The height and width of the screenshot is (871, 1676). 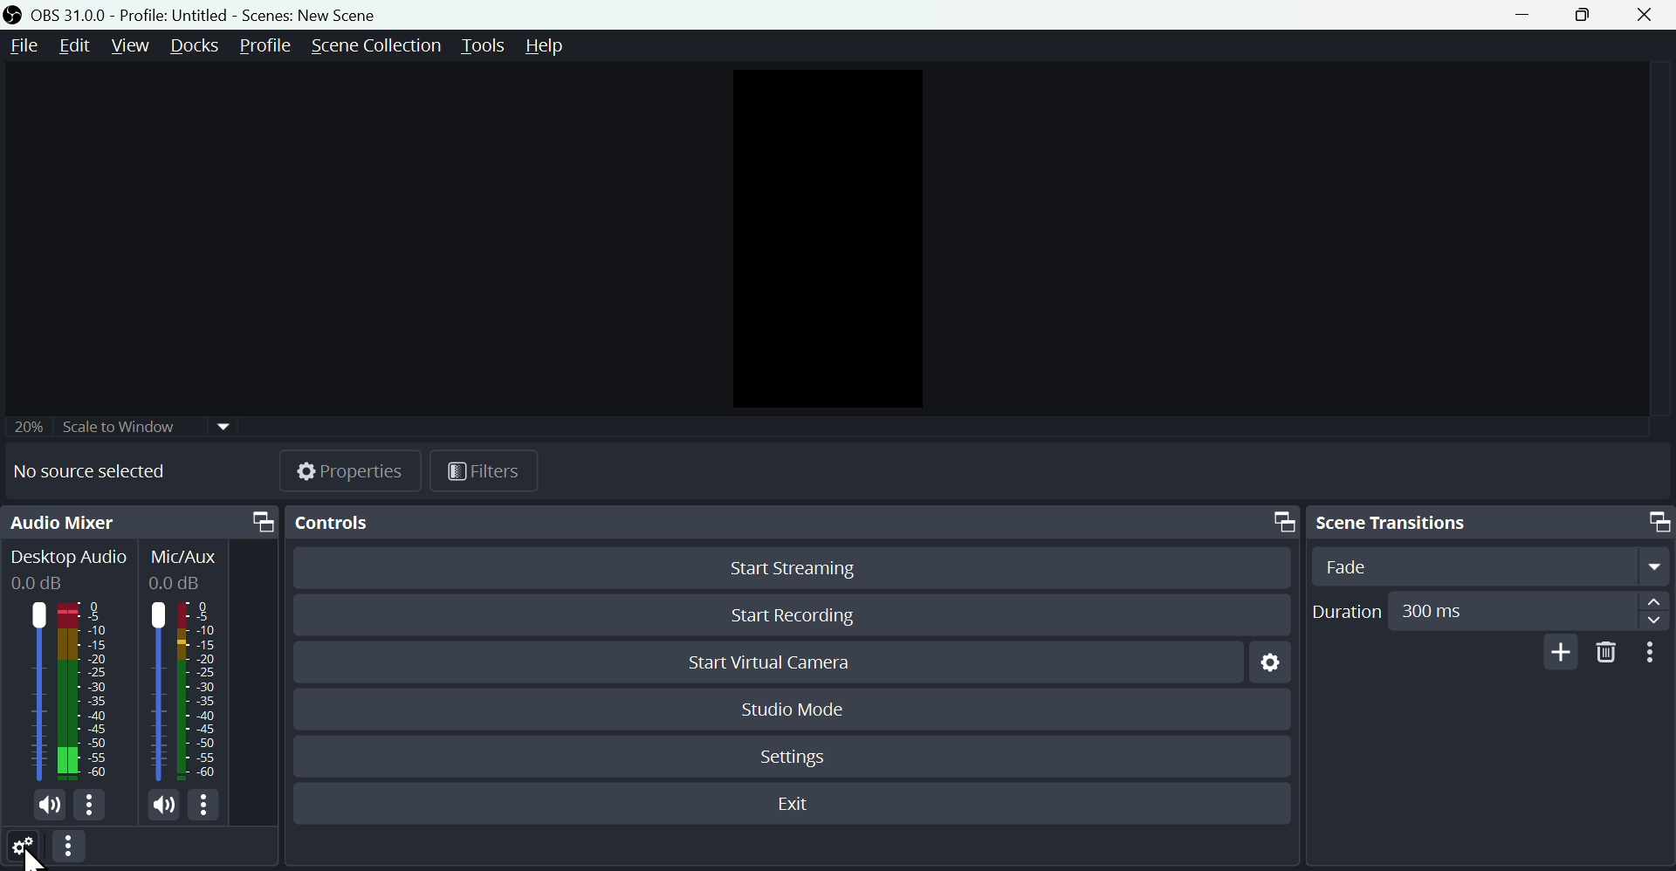 What do you see at coordinates (125, 425) in the screenshot?
I see `Scale to window` at bounding box center [125, 425].